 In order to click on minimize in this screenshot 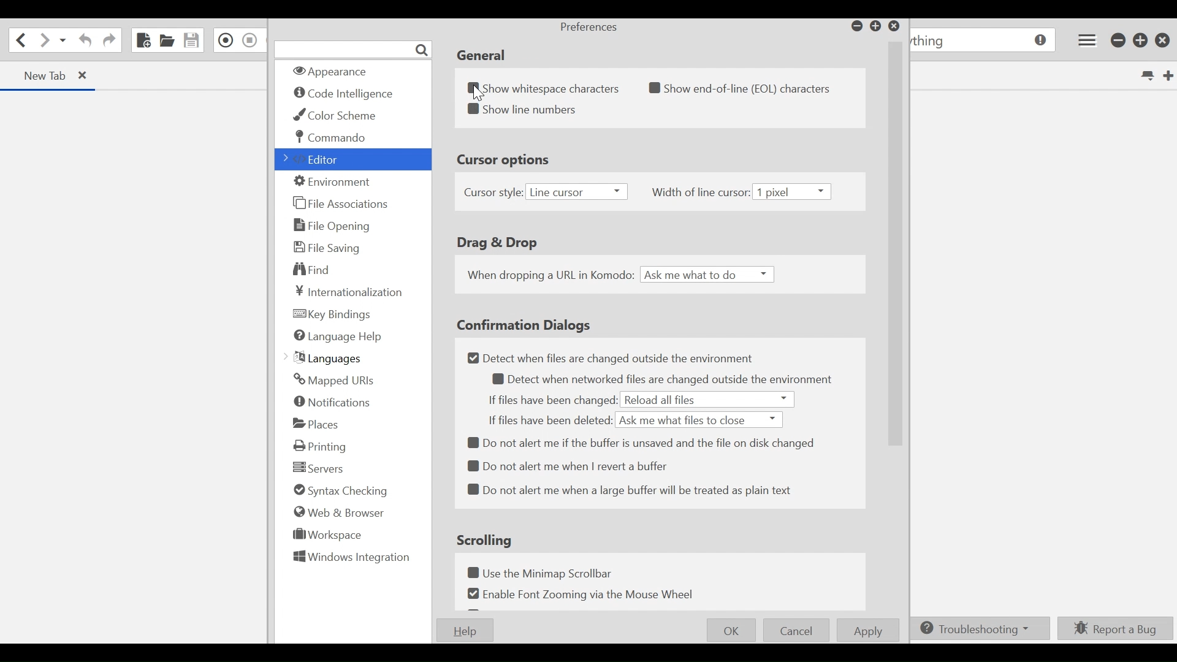, I will do `click(856, 26)`.